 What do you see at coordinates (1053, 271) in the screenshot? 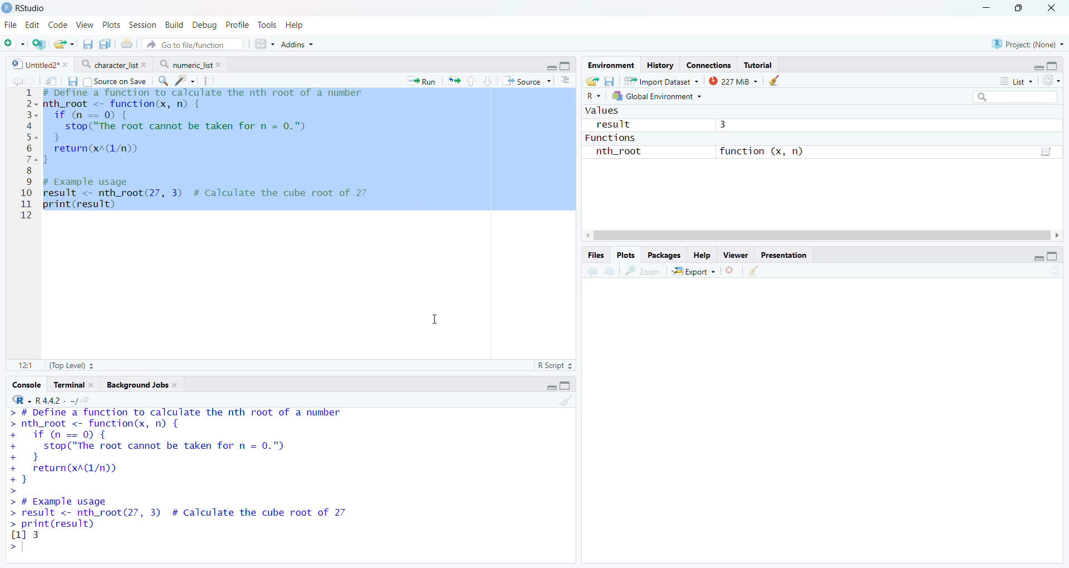
I see `Refresh list` at bounding box center [1053, 271].